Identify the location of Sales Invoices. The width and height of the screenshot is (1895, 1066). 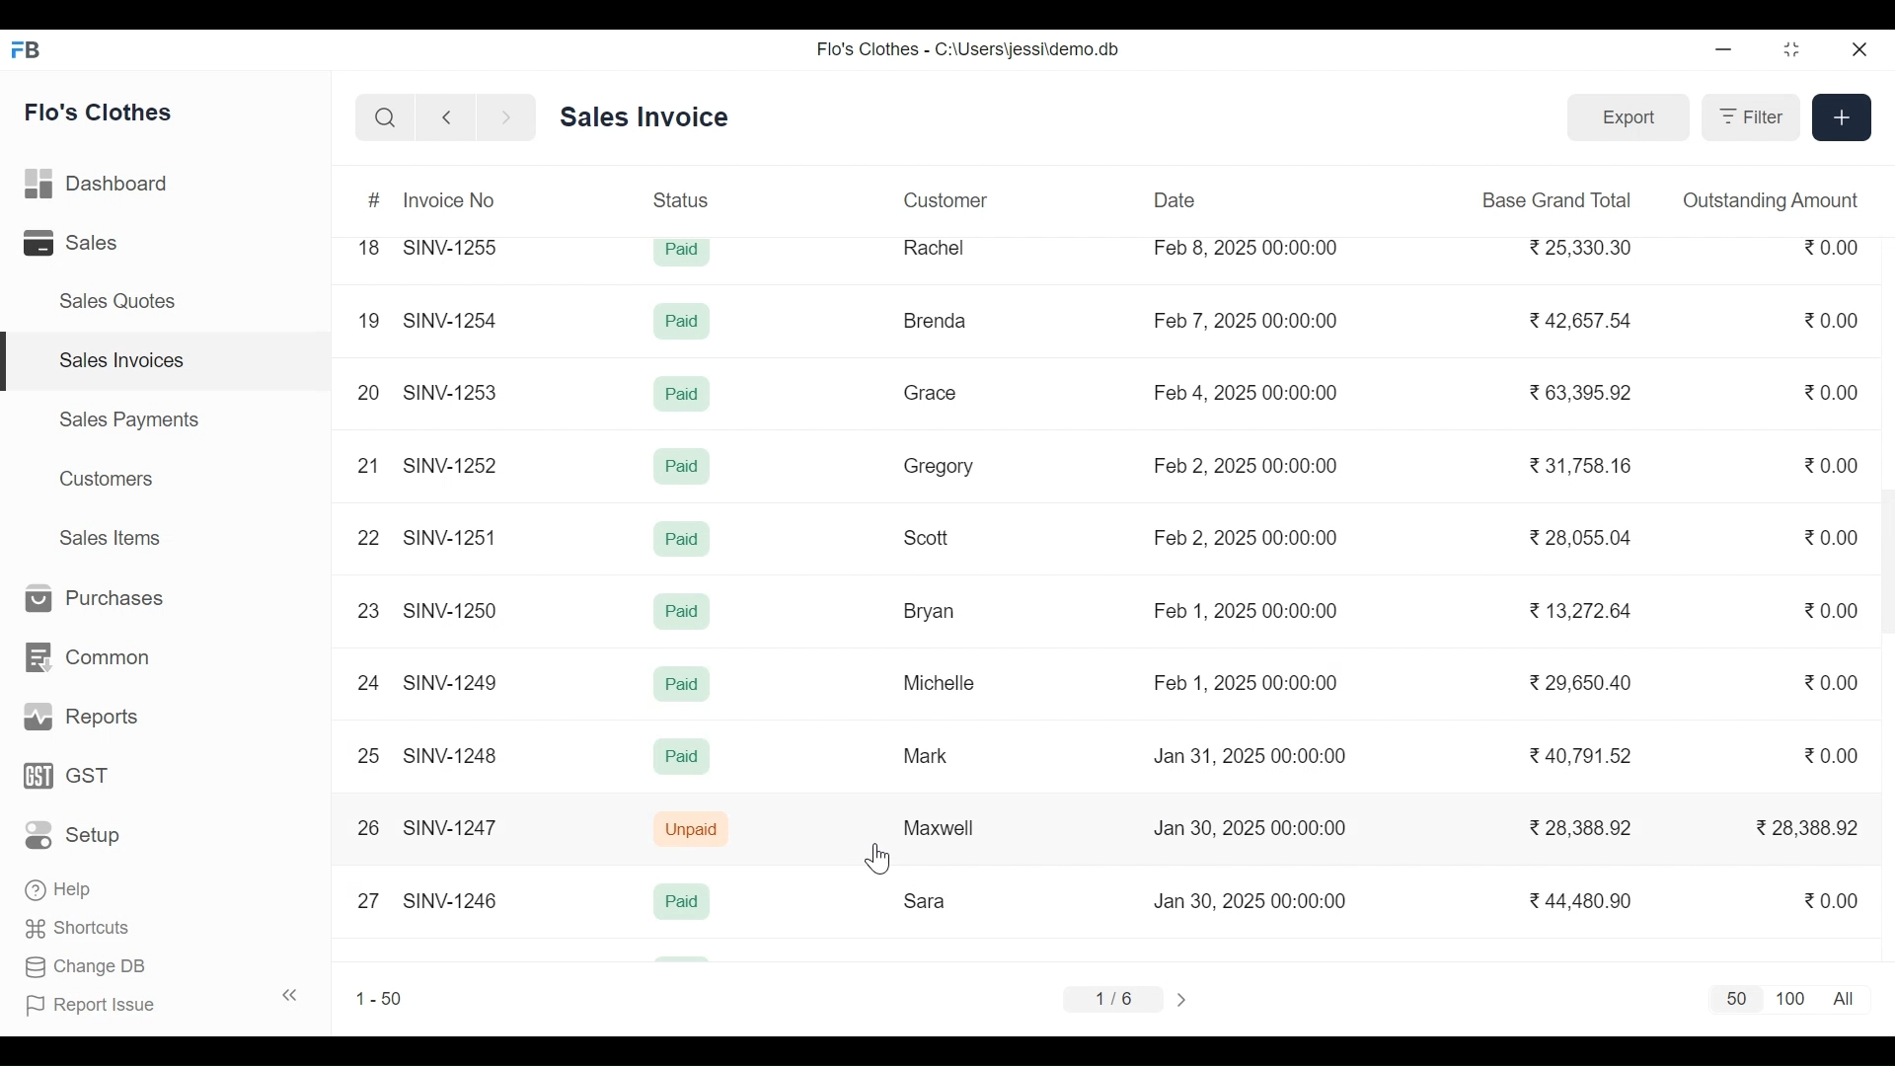
(168, 361).